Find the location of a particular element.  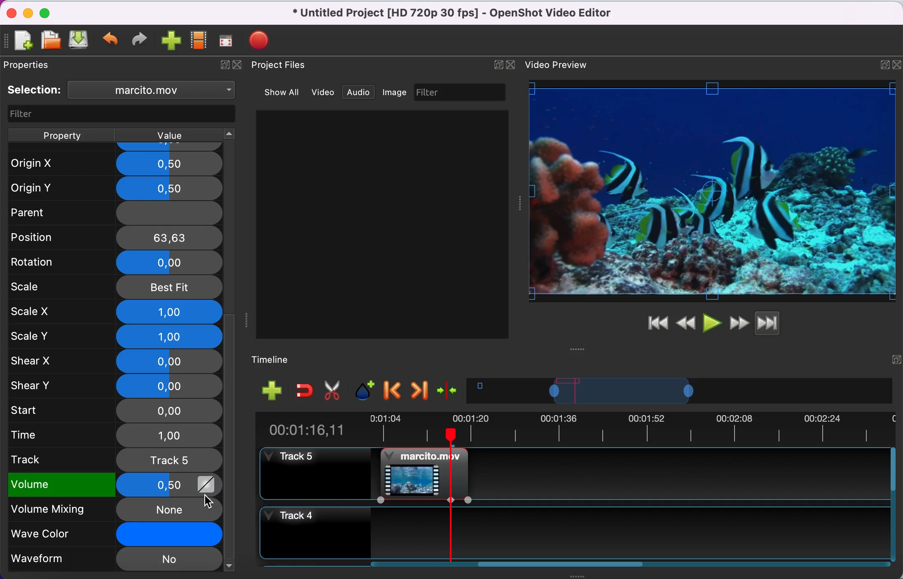

jump to start is located at coordinates (657, 324).